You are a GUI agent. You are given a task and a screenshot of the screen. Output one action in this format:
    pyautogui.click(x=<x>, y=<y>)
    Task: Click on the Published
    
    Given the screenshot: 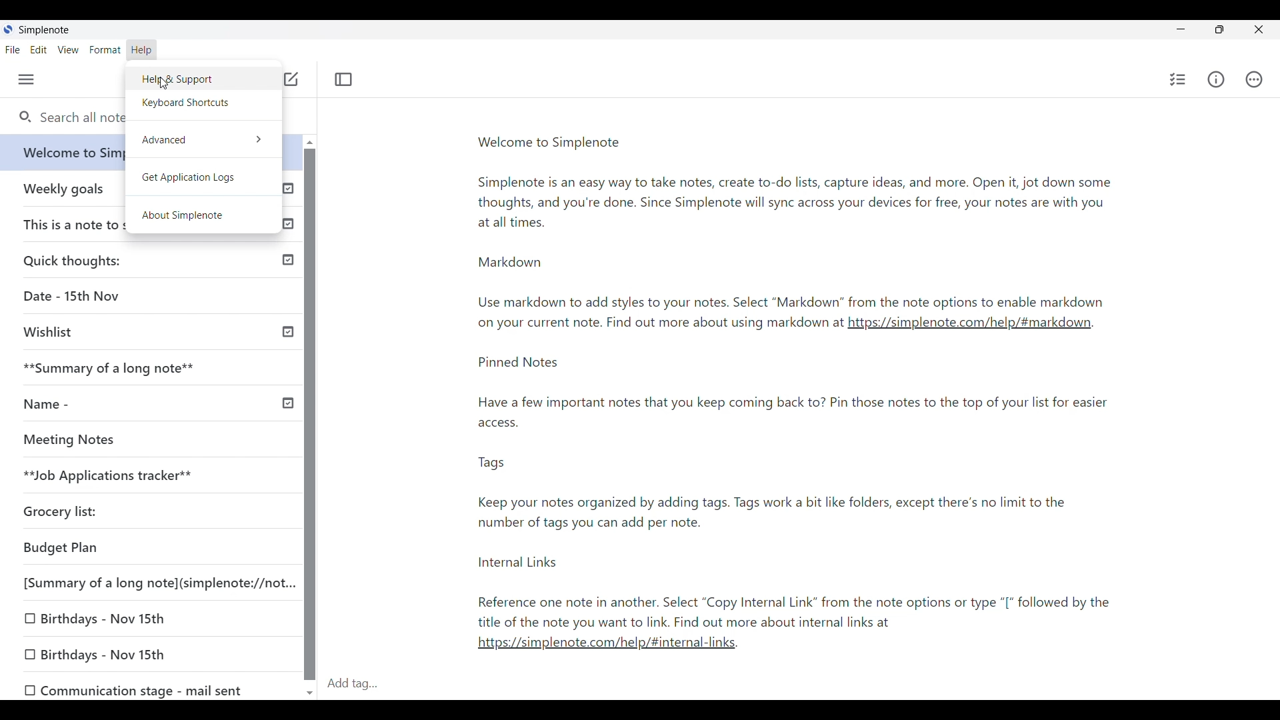 What is the action you would take?
    pyautogui.click(x=285, y=259)
    